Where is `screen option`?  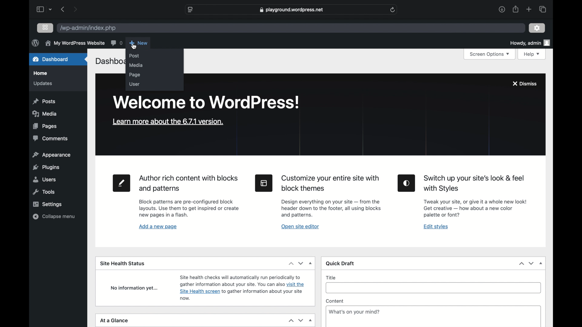 screen option is located at coordinates (490, 54).